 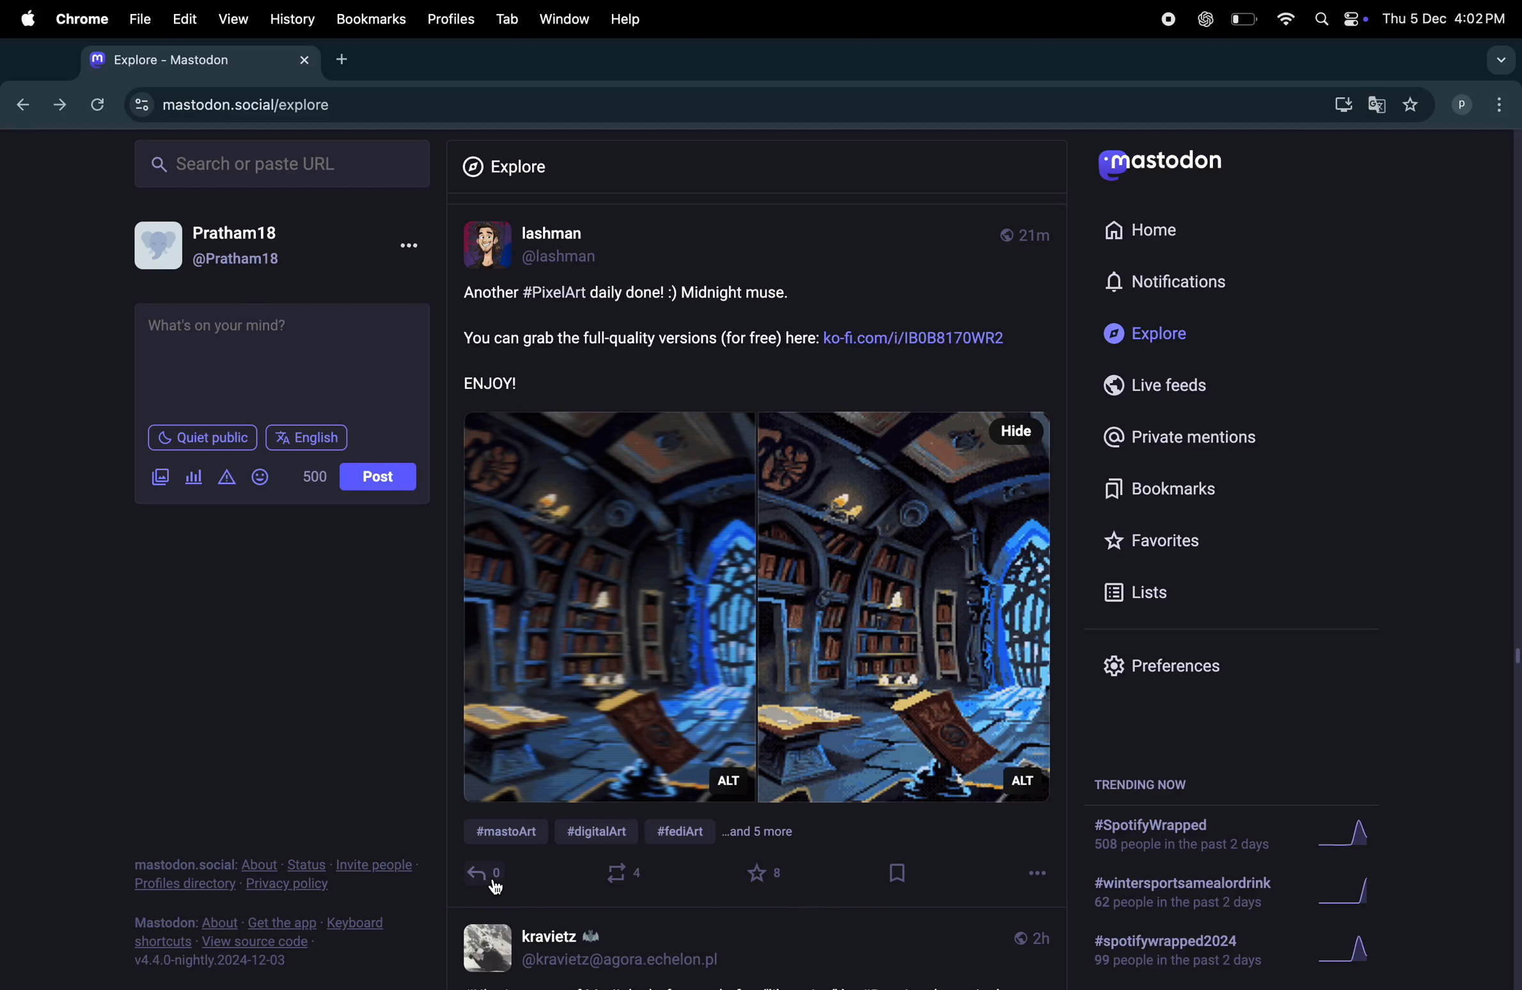 I want to click on english, so click(x=310, y=439).